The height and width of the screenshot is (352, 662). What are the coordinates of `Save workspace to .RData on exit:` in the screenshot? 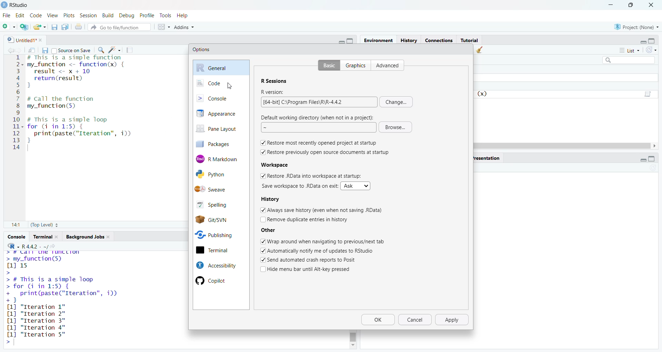 It's located at (299, 186).